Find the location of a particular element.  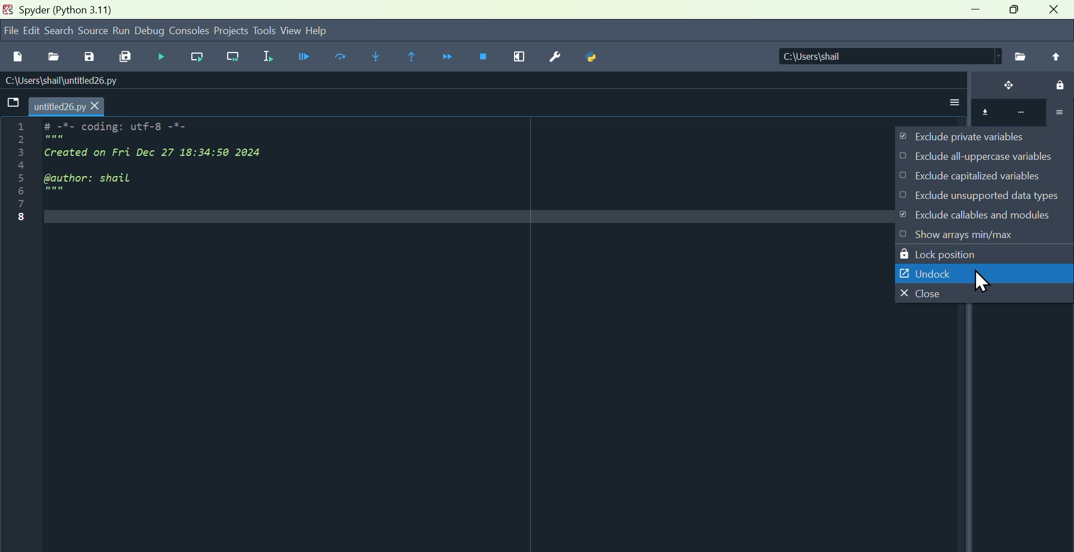

© Show arrays min/max is located at coordinates (959, 235).